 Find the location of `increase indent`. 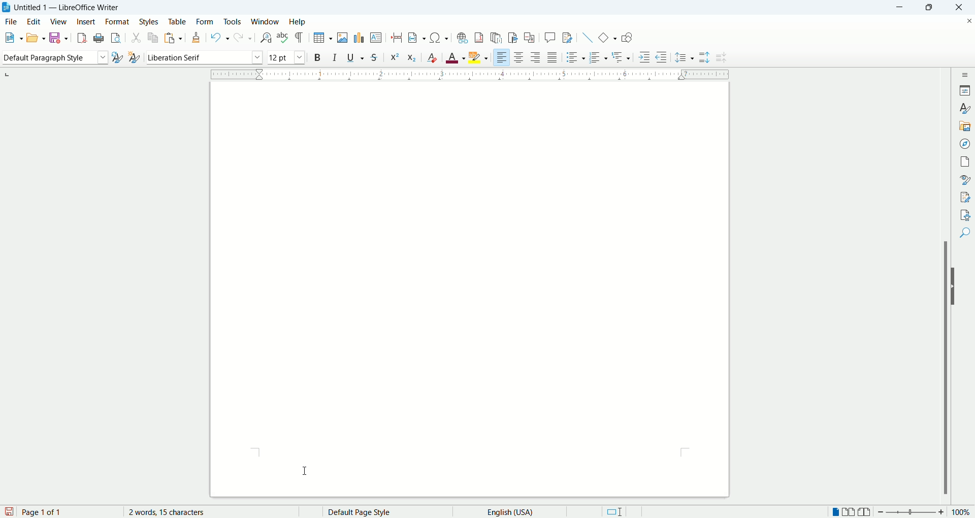

increase indent is located at coordinates (645, 57).